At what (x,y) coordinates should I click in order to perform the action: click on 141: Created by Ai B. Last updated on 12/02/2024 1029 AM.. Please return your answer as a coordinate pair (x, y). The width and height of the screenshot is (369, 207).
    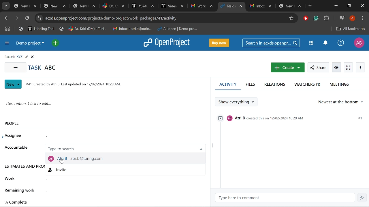
    Looking at the image, I should click on (76, 83).